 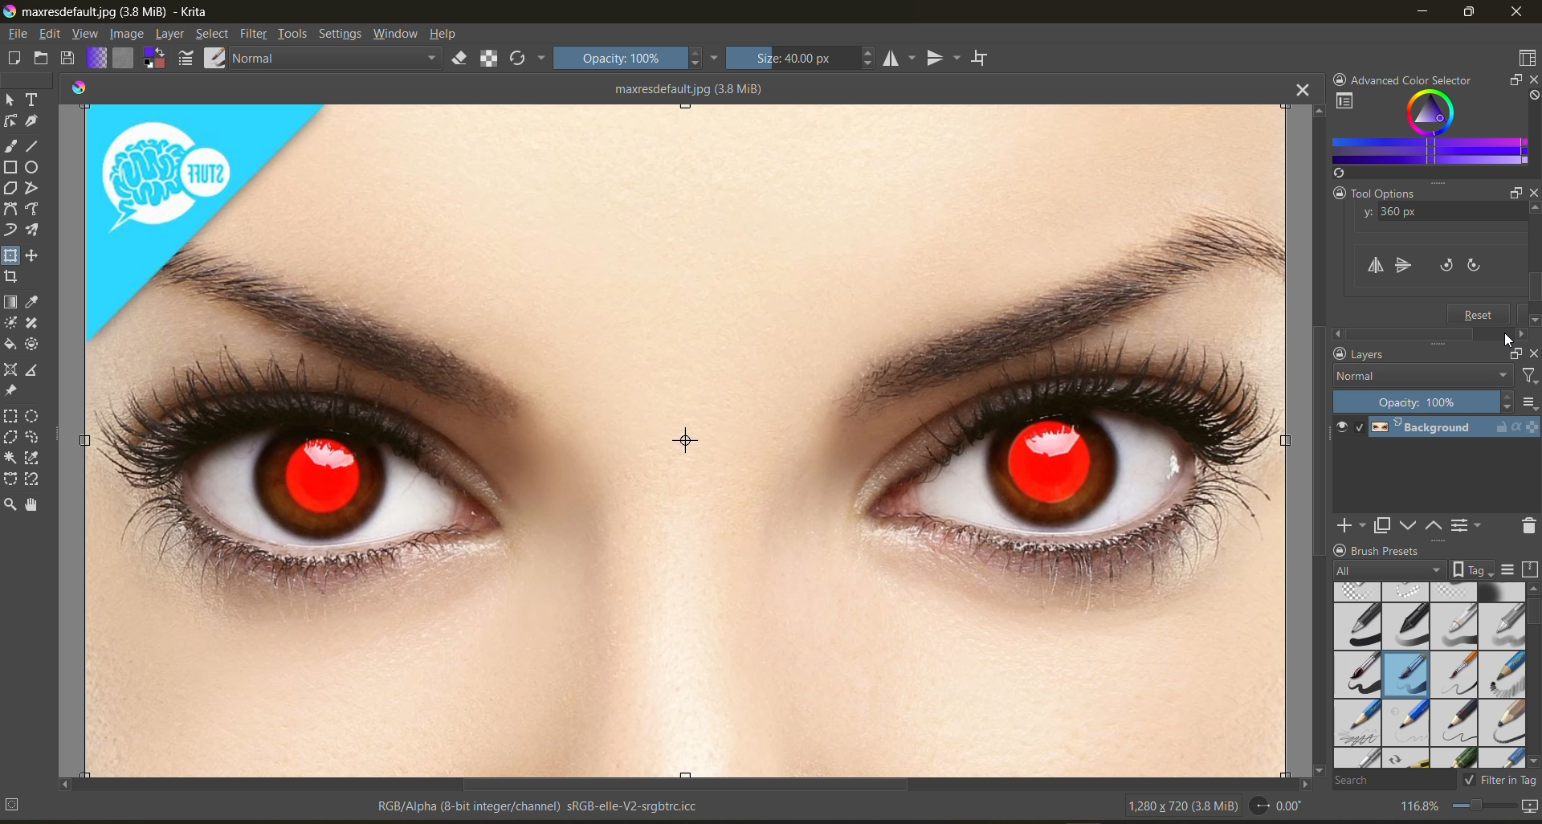 What do you see at coordinates (34, 98) in the screenshot?
I see `tool` at bounding box center [34, 98].